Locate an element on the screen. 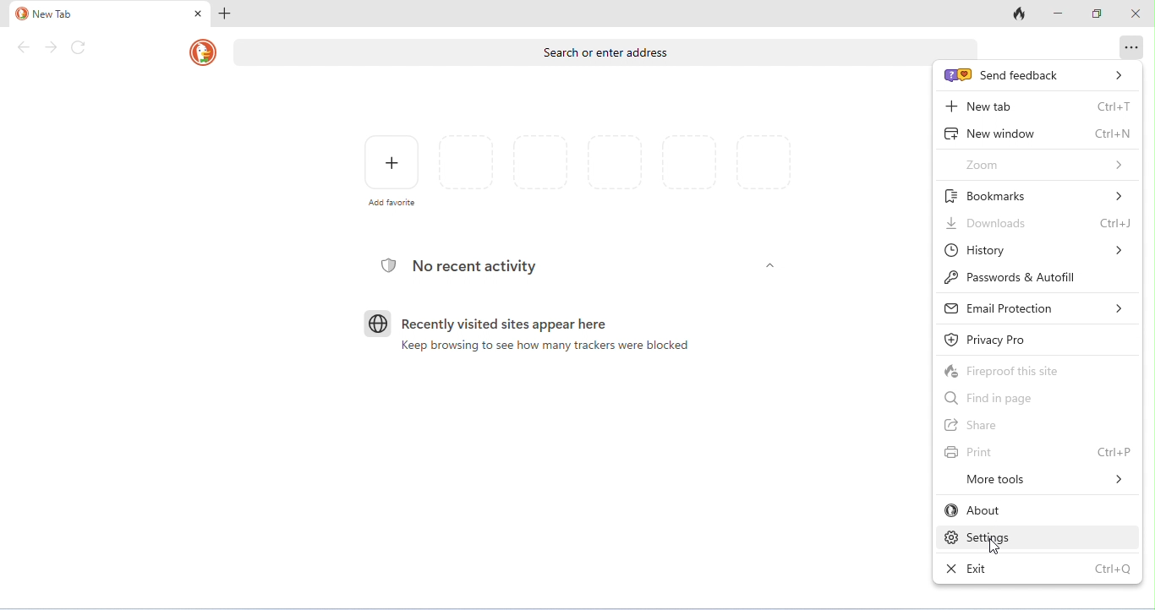 This screenshot has height=610, width=1155. history is located at coordinates (1037, 251).